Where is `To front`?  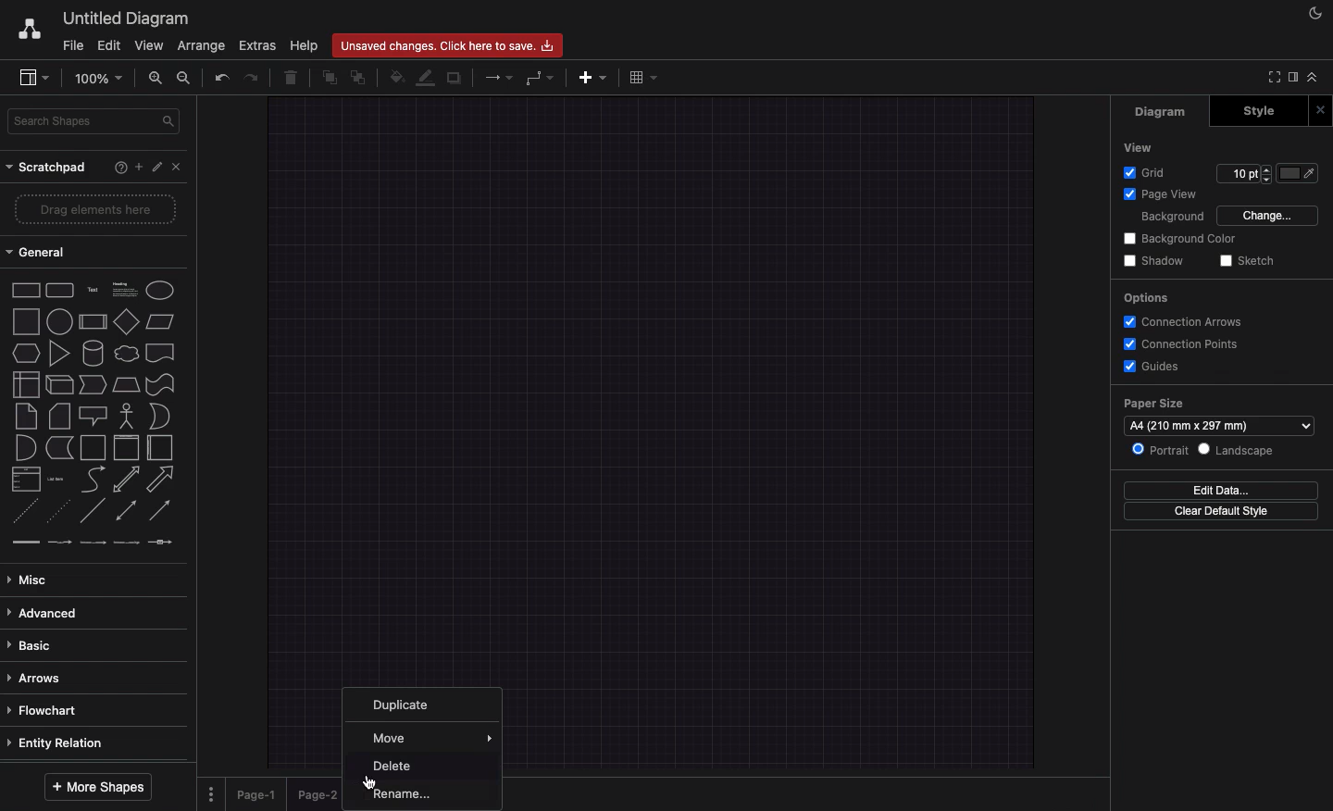 To front is located at coordinates (329, 77).